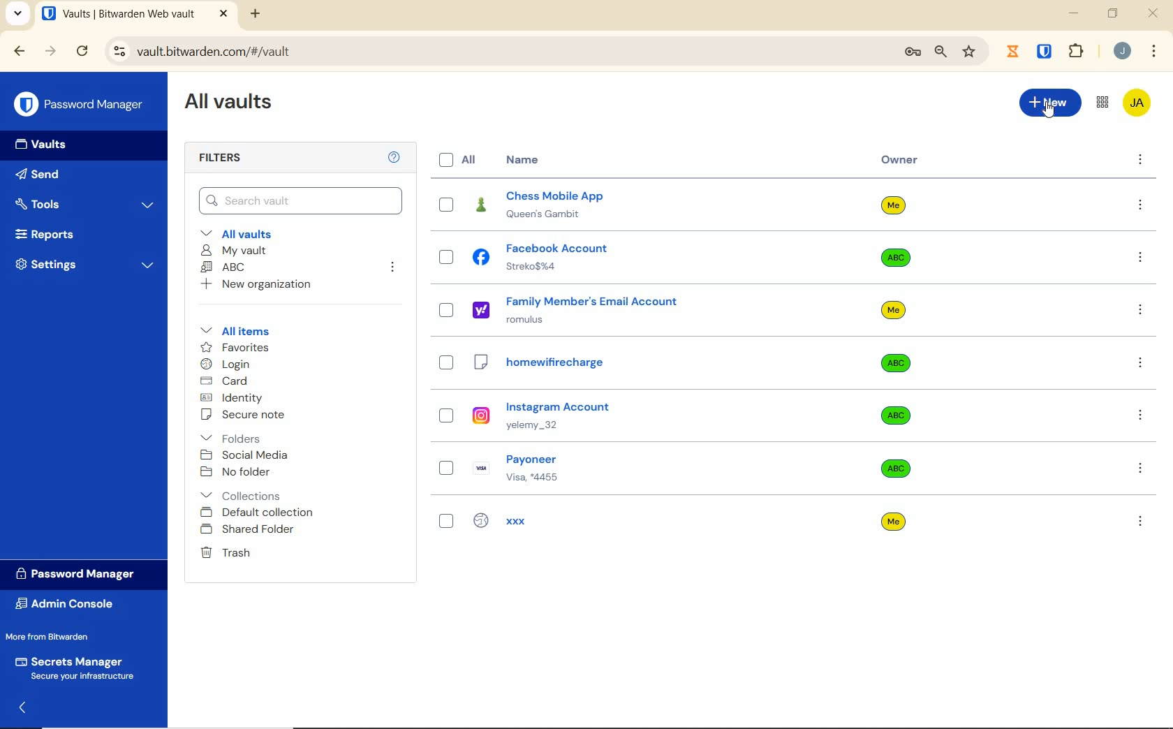 This screenshot has height=729, width=1173. What do you see at coordinates (69, 604) in the screenshot?
I see `Admin Console` at bounding box center [69, 604].